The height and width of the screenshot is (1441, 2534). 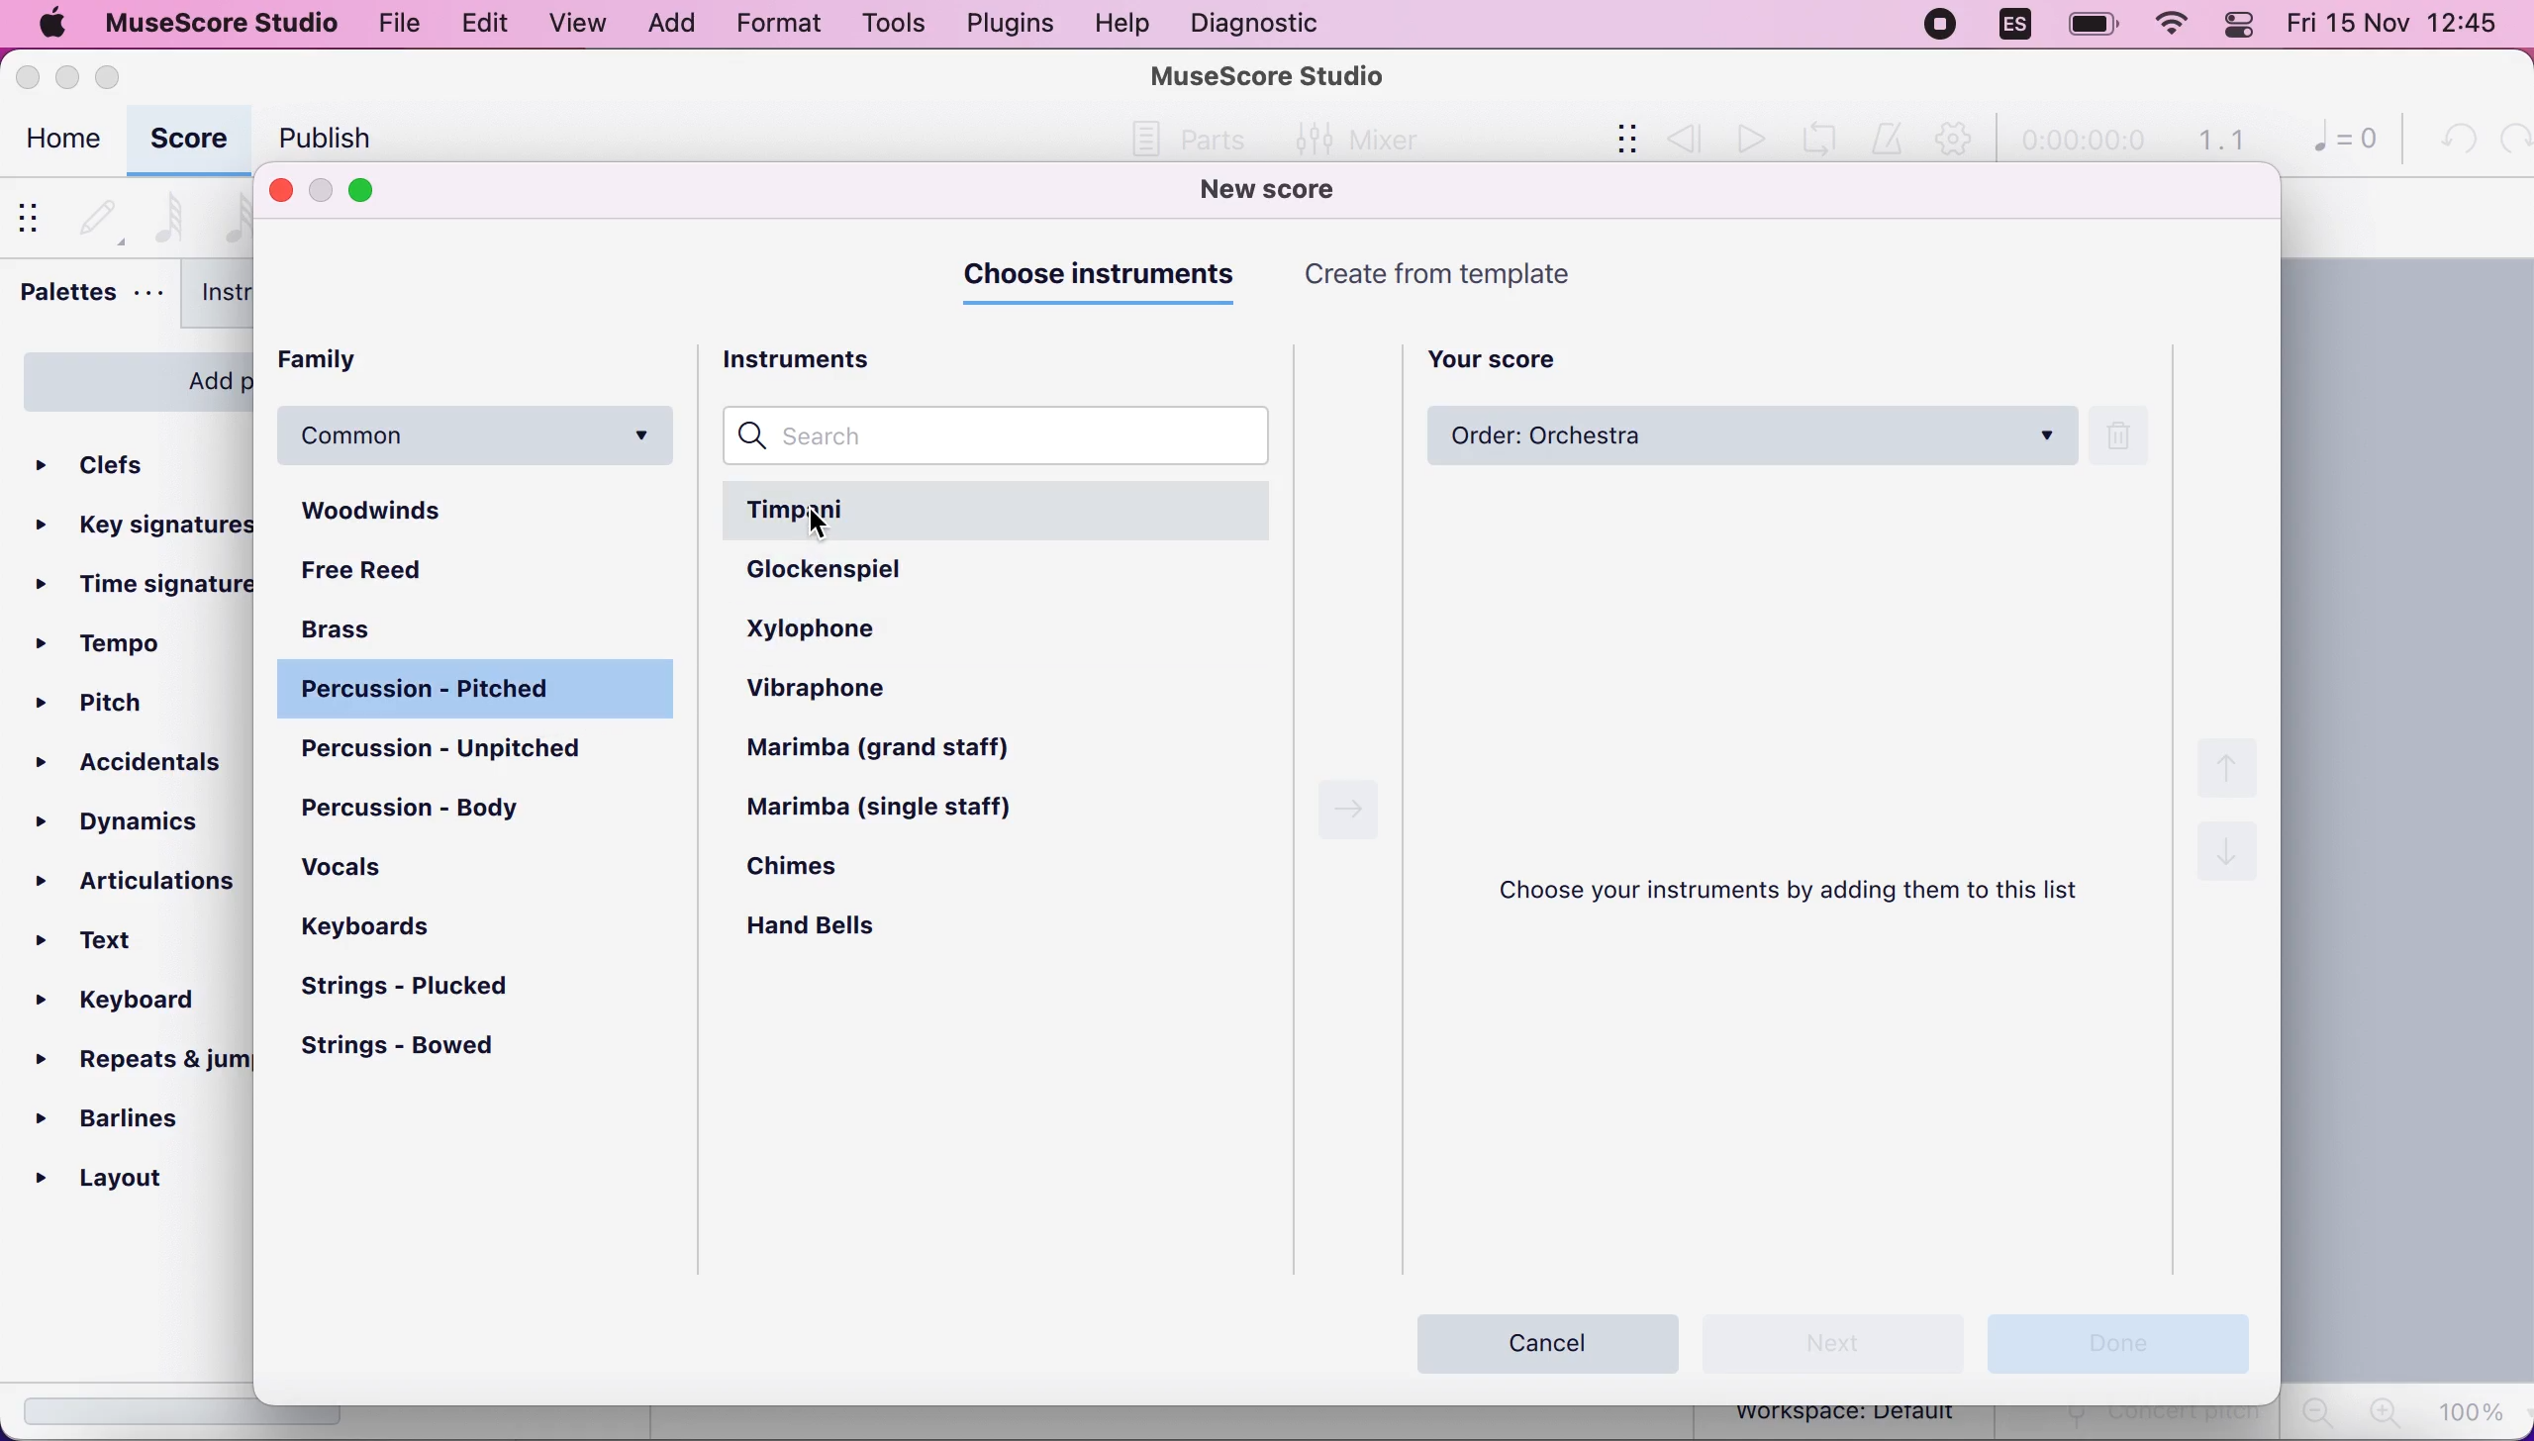 What do you see at coordinates (129, 458) in the screenshot?
I see `clefs` at bounding box center [129, 458].